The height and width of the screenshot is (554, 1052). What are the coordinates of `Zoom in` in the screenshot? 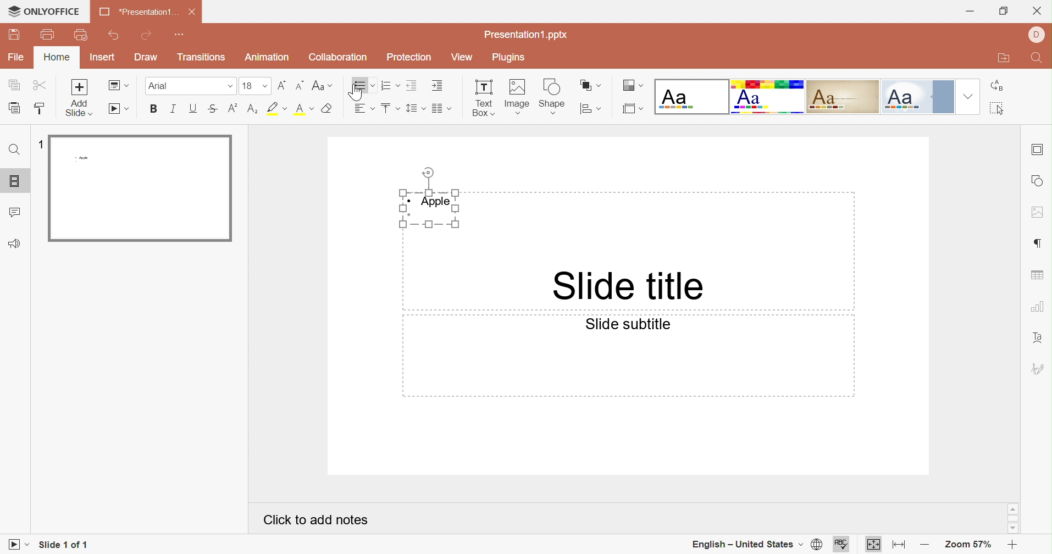 It's located at (1012, 545).